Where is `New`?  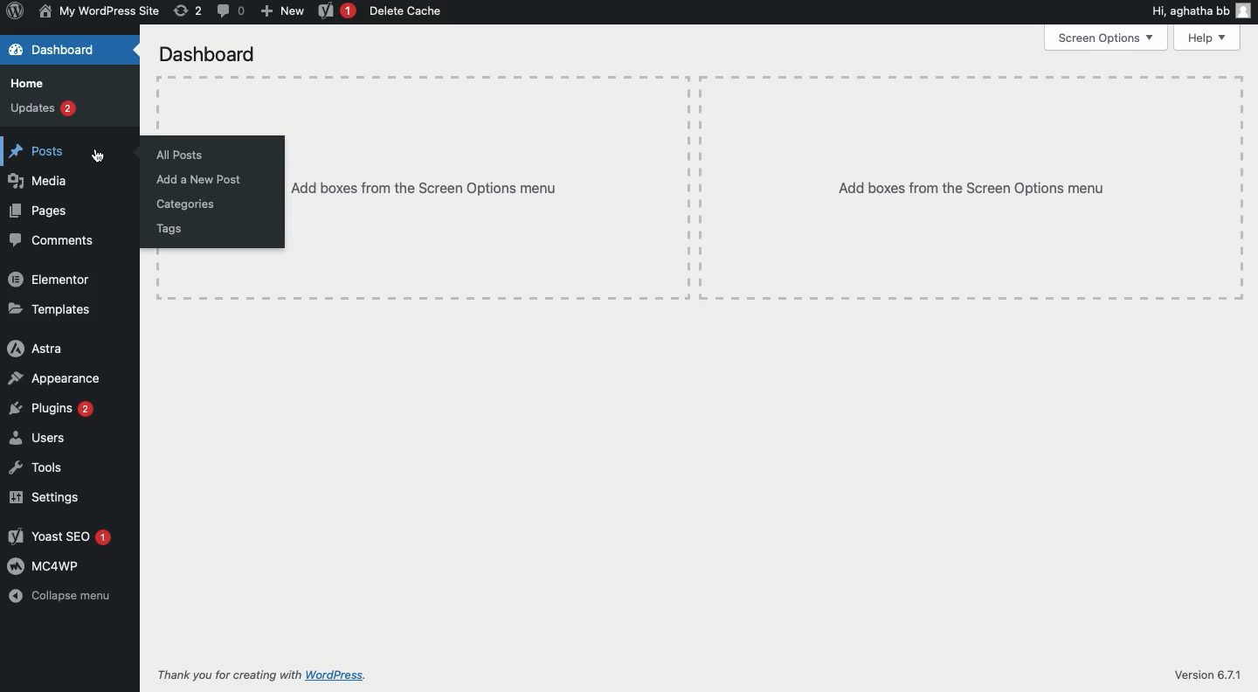 New is located at coordinates (282, 12).